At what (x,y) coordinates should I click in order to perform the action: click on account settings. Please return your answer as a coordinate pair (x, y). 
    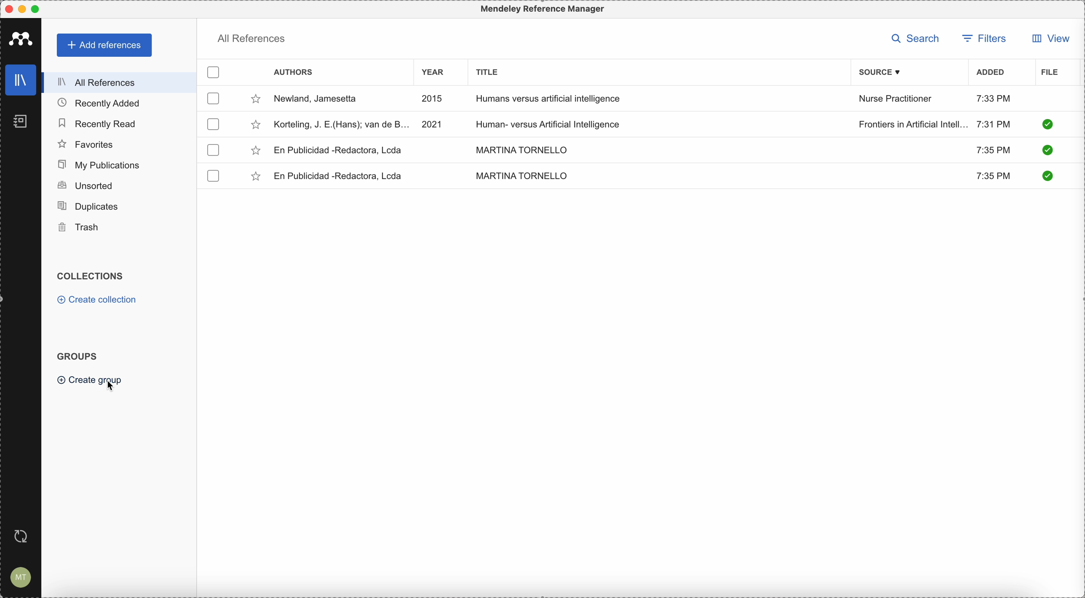
    Looking at the image, I should click on (19, 578).